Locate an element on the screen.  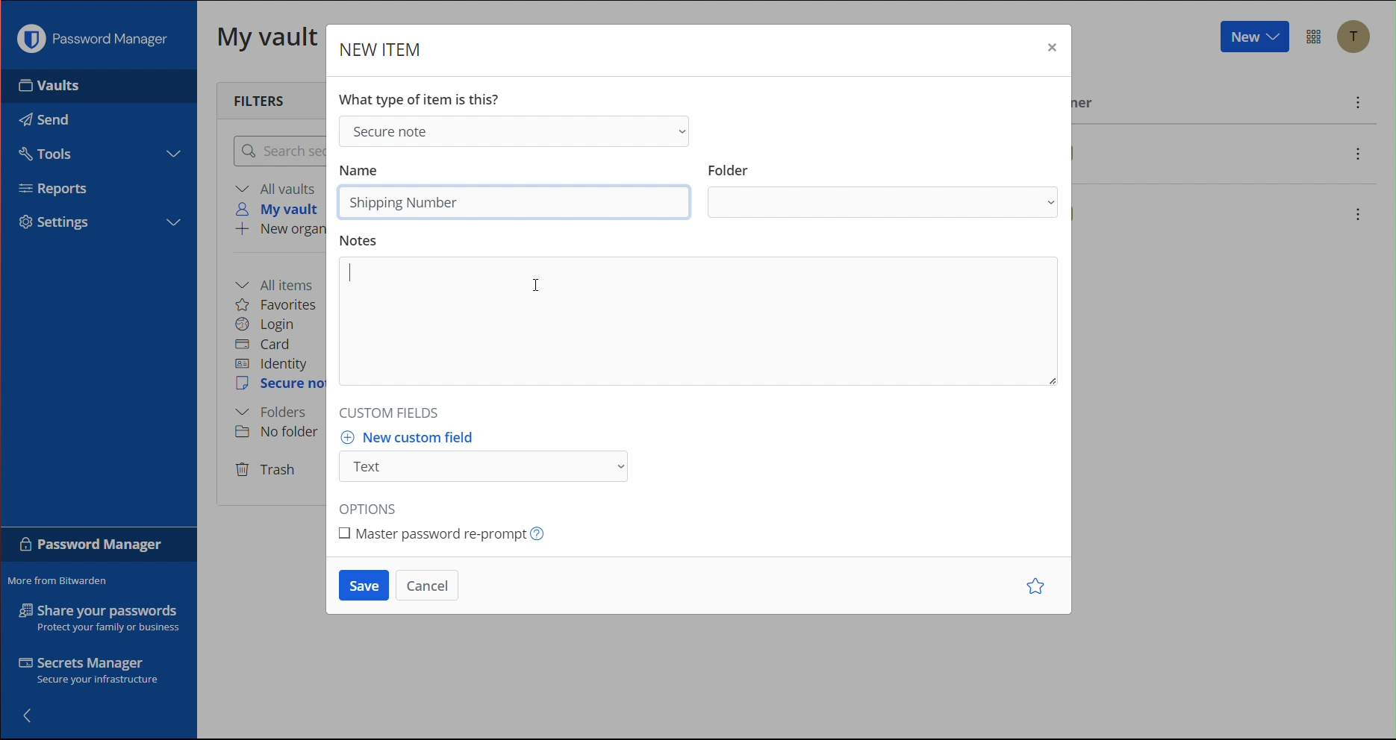
Vaults is located at coordinates (49, 90).